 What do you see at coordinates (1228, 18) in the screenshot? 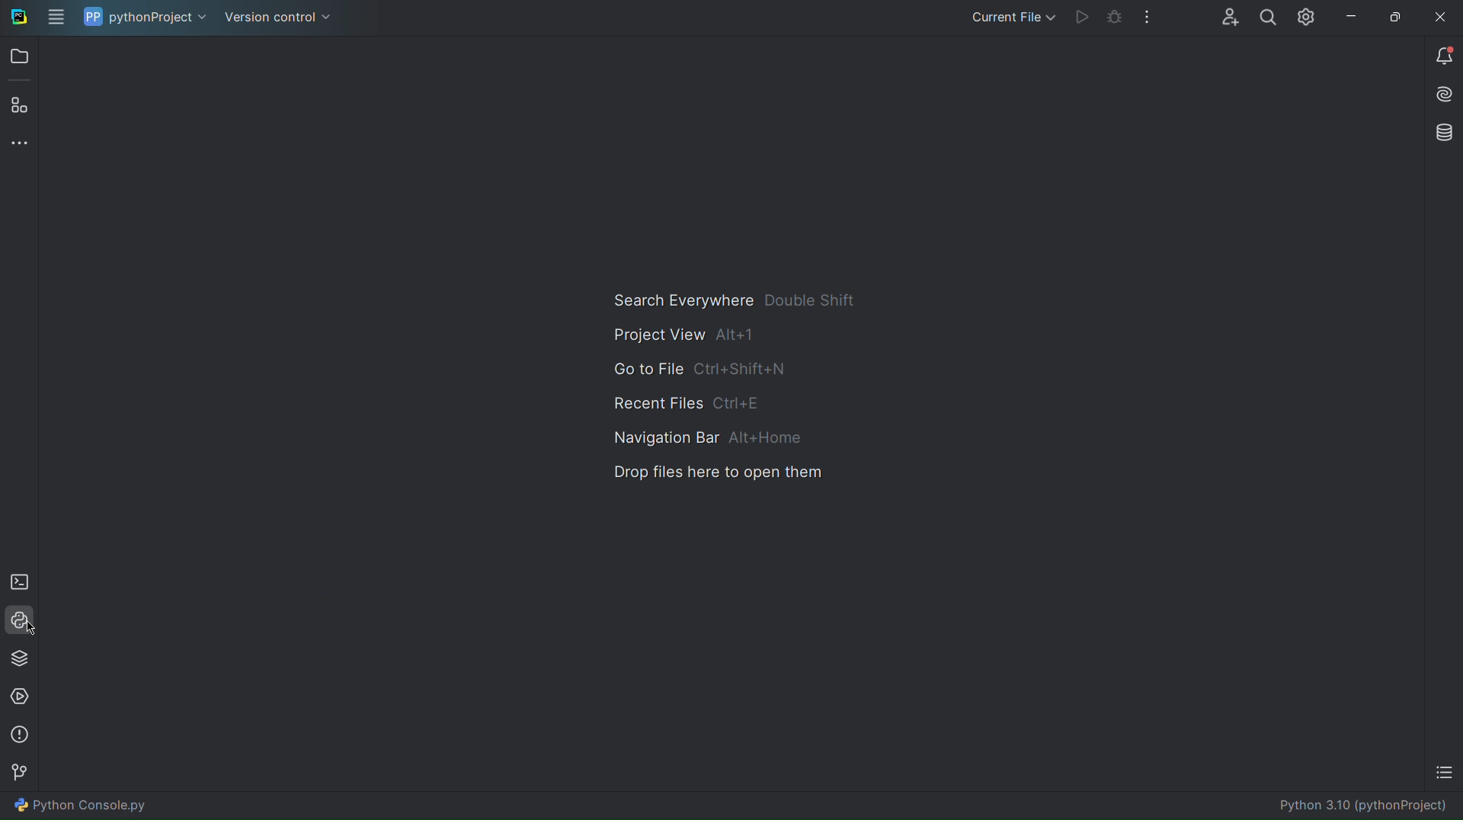
I see `Account` at bounding box center [1228, 18].